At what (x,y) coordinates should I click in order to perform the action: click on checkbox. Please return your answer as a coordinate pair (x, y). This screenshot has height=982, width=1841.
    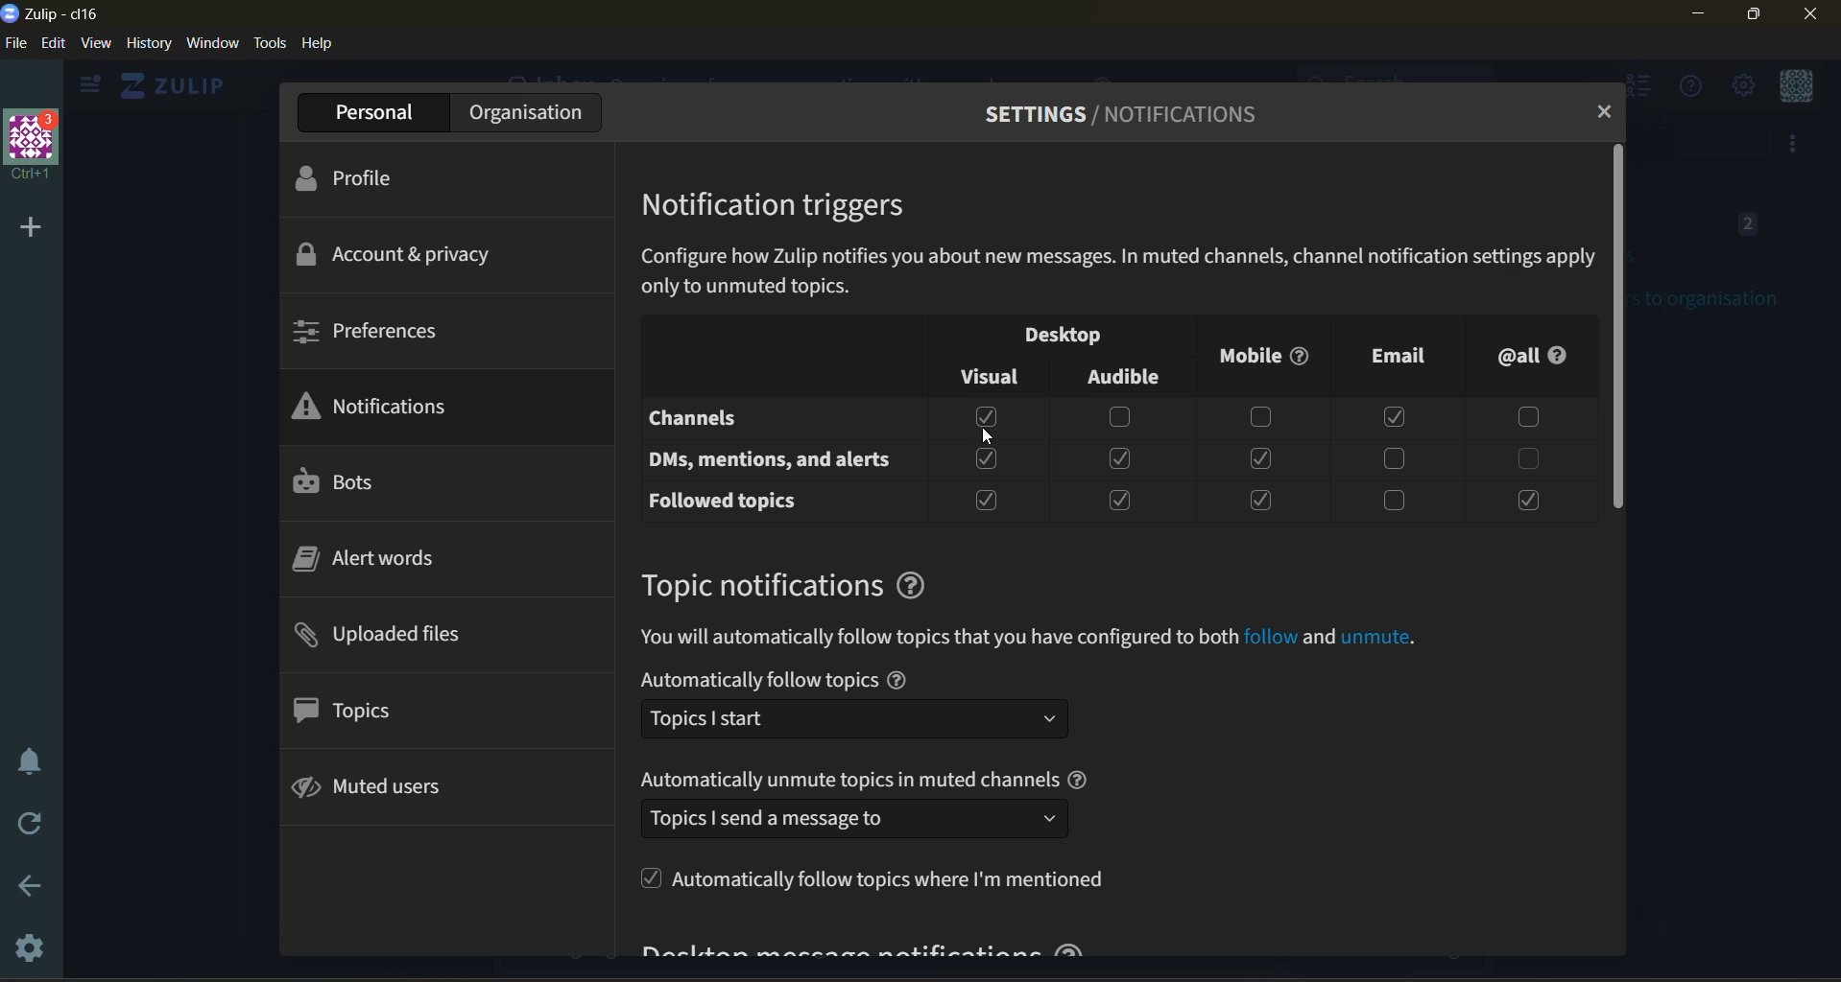
    Looking at the image, I should click on (1522, 458).